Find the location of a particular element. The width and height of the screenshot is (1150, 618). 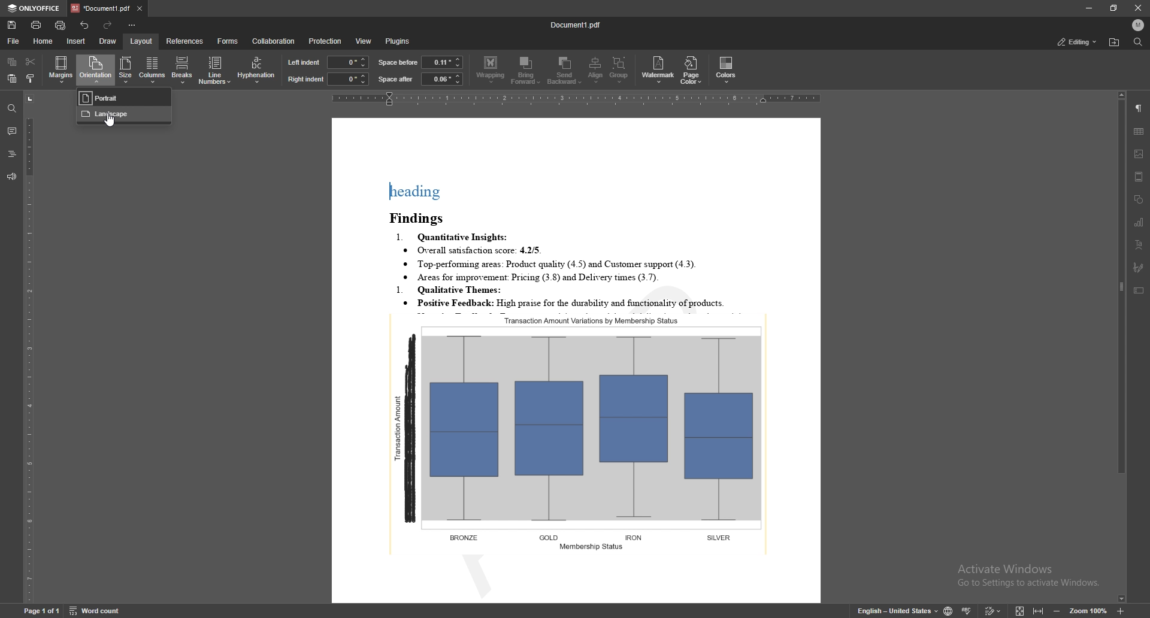

orientation is located at coordinates (95, 69).